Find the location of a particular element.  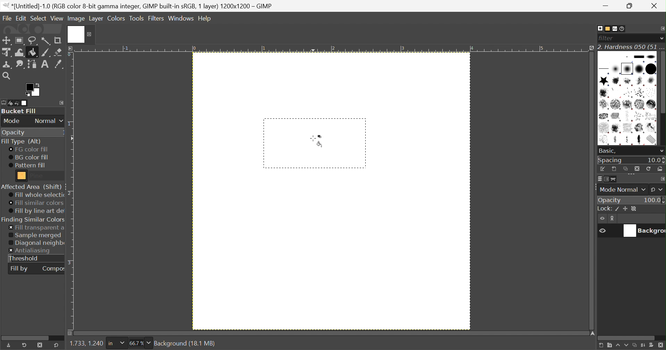

Antialiasing is located at coordinates (30, 251).